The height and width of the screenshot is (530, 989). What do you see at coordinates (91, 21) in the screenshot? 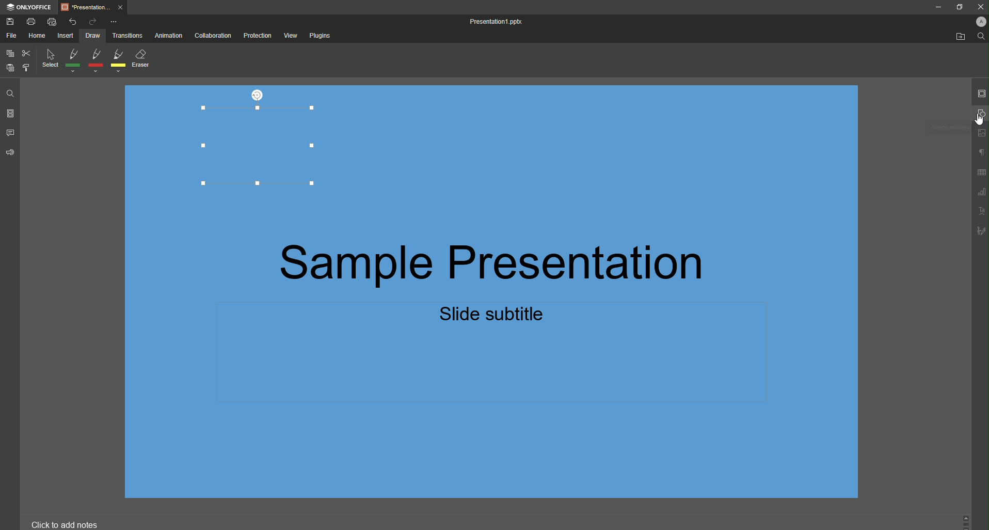
I see `Redo` at bounding box center [91, 21].